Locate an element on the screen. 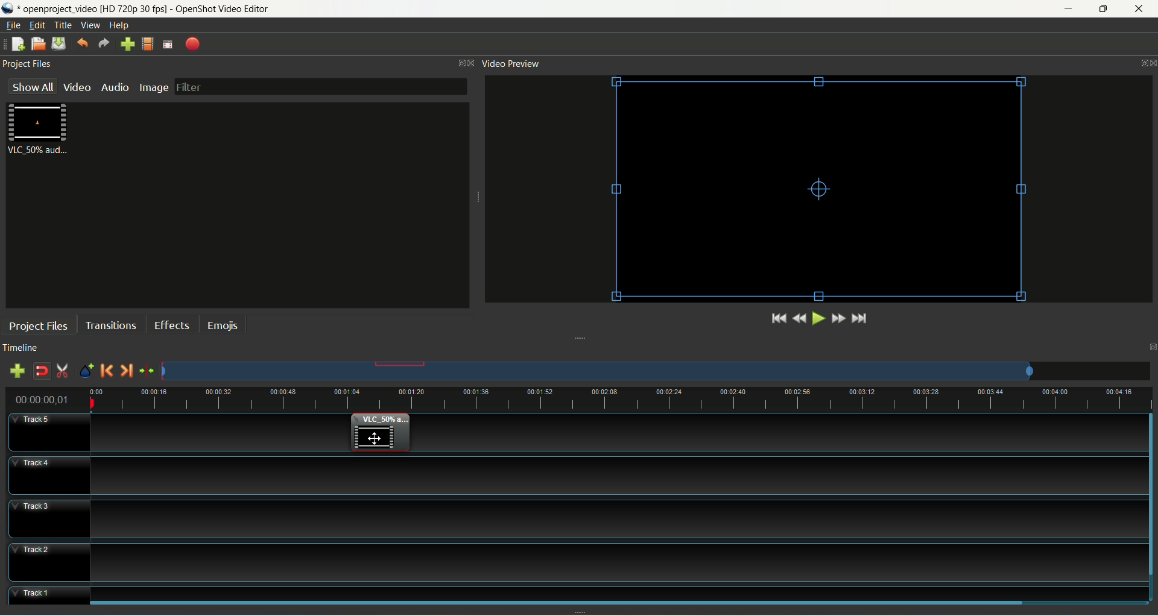 The image size is (1158, 616). time is located at coordinates (48, 398).